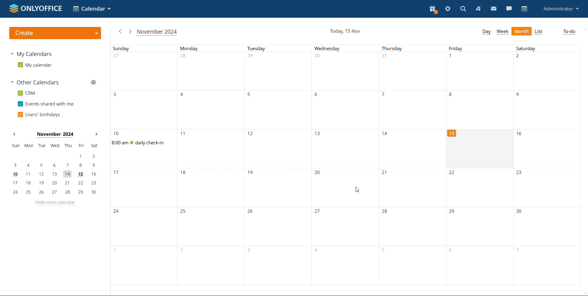 The width and height of the screenshot is (588, 296). What do you see at coordinates (452, 57) in the screenshot?
I see `Number` at bounding box center [452, 57].